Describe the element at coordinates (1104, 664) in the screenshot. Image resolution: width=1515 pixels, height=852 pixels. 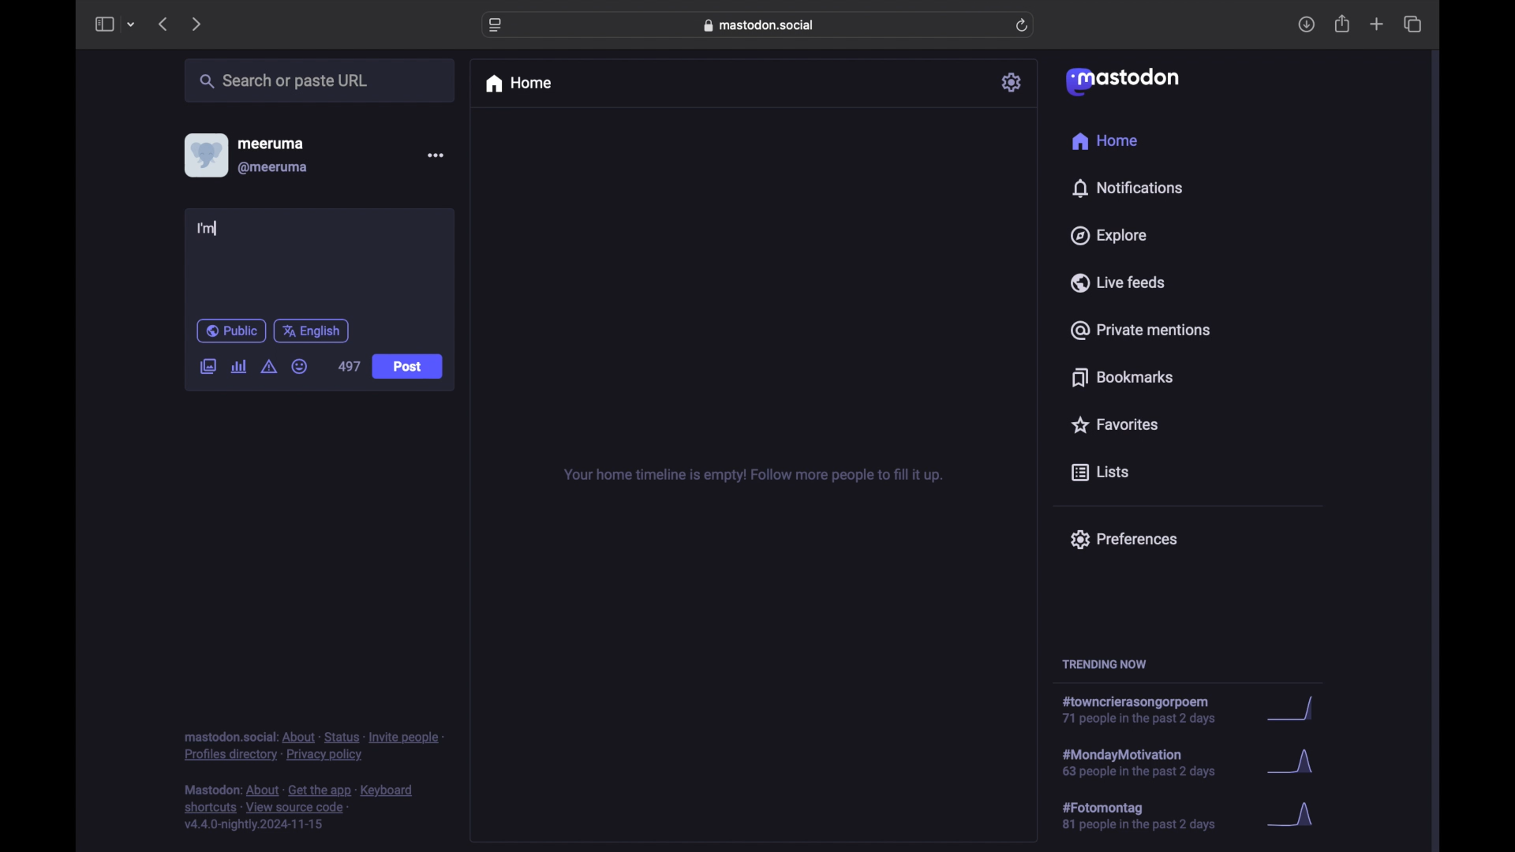
I see `trending now` at that location.